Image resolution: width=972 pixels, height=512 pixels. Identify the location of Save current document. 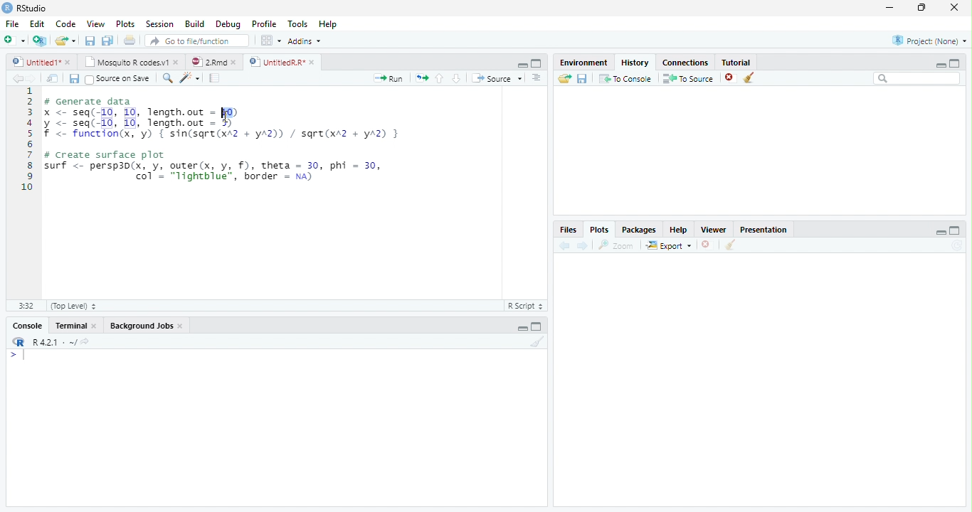
(89, 40).